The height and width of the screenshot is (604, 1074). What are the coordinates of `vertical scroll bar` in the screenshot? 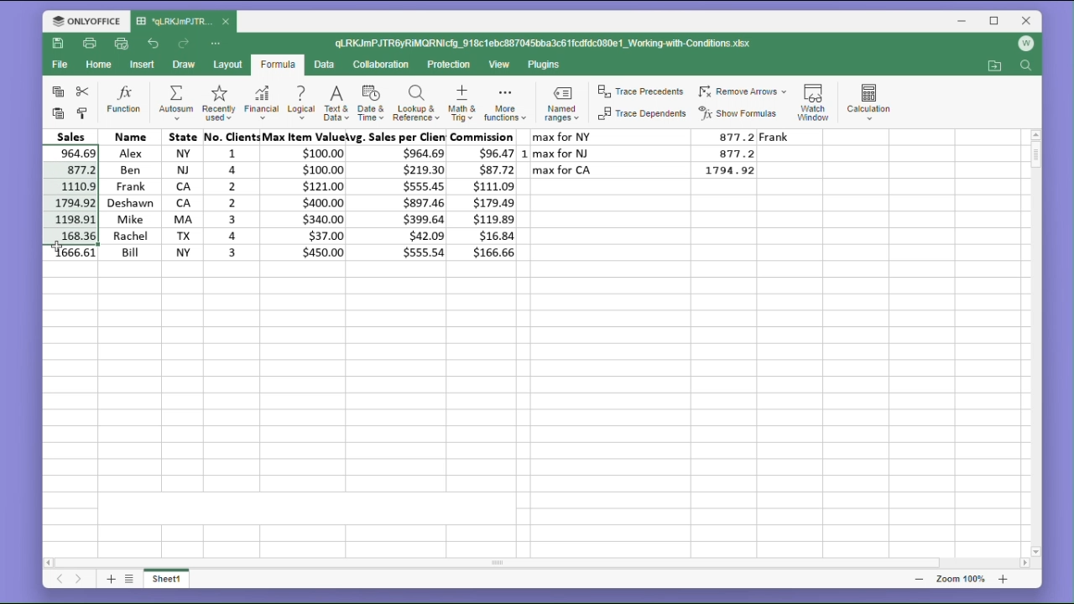 It's located at (1035, 343).